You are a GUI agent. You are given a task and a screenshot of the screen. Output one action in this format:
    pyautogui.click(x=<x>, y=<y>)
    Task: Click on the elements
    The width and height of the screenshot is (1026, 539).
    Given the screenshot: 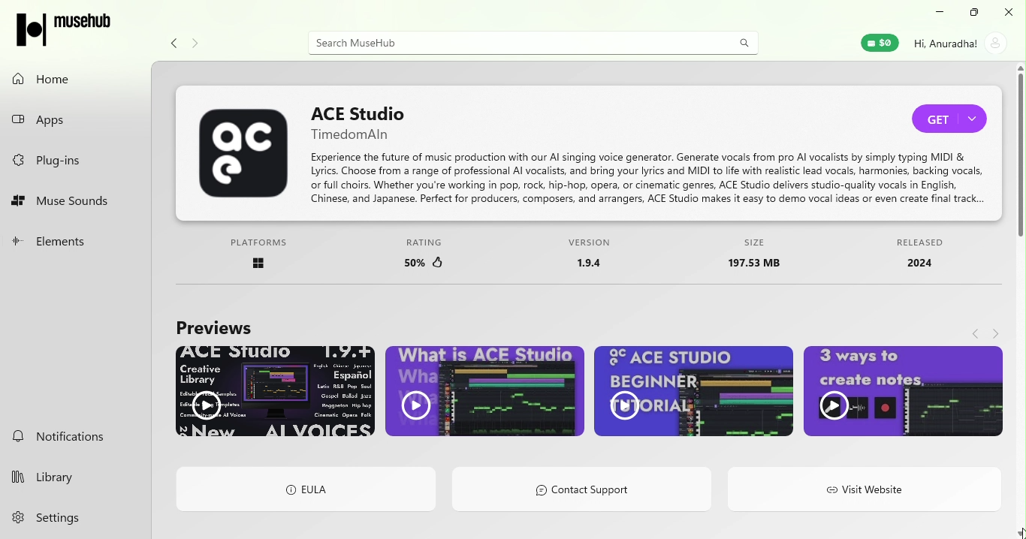 What is the action you would take?
    pyautogui.click(x=78, y=241)
    